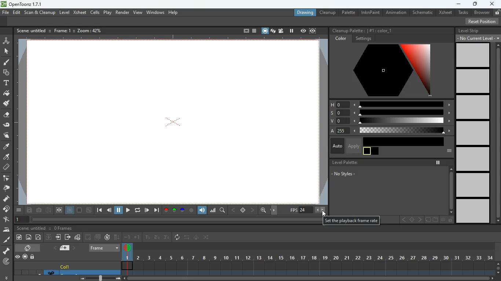  I want to click on level, so click(473, 159).